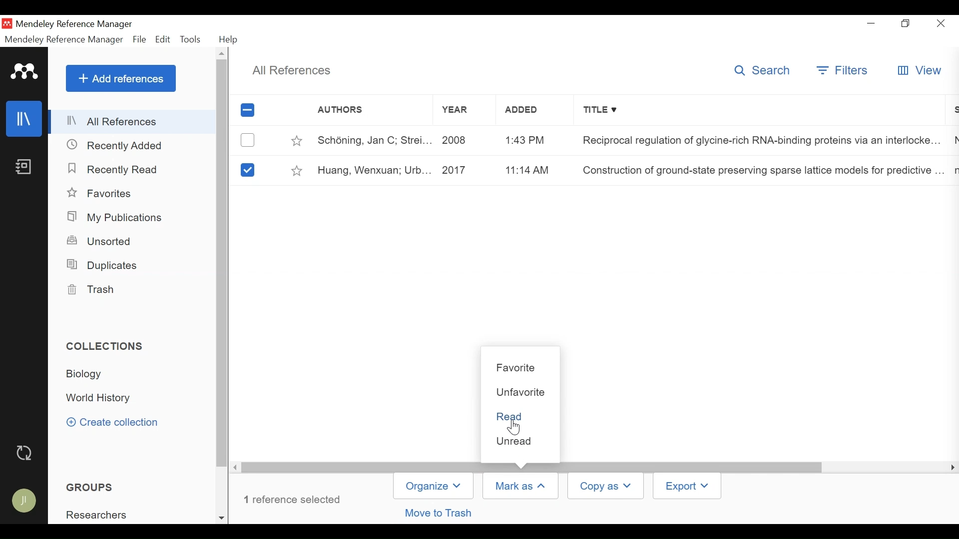 Image resolution: width=959 pixels, height=539 pixels. What do you see at coordinates (237, 468) in the screenshot?
I see `Scroll left` at bounding box center [237, 468].